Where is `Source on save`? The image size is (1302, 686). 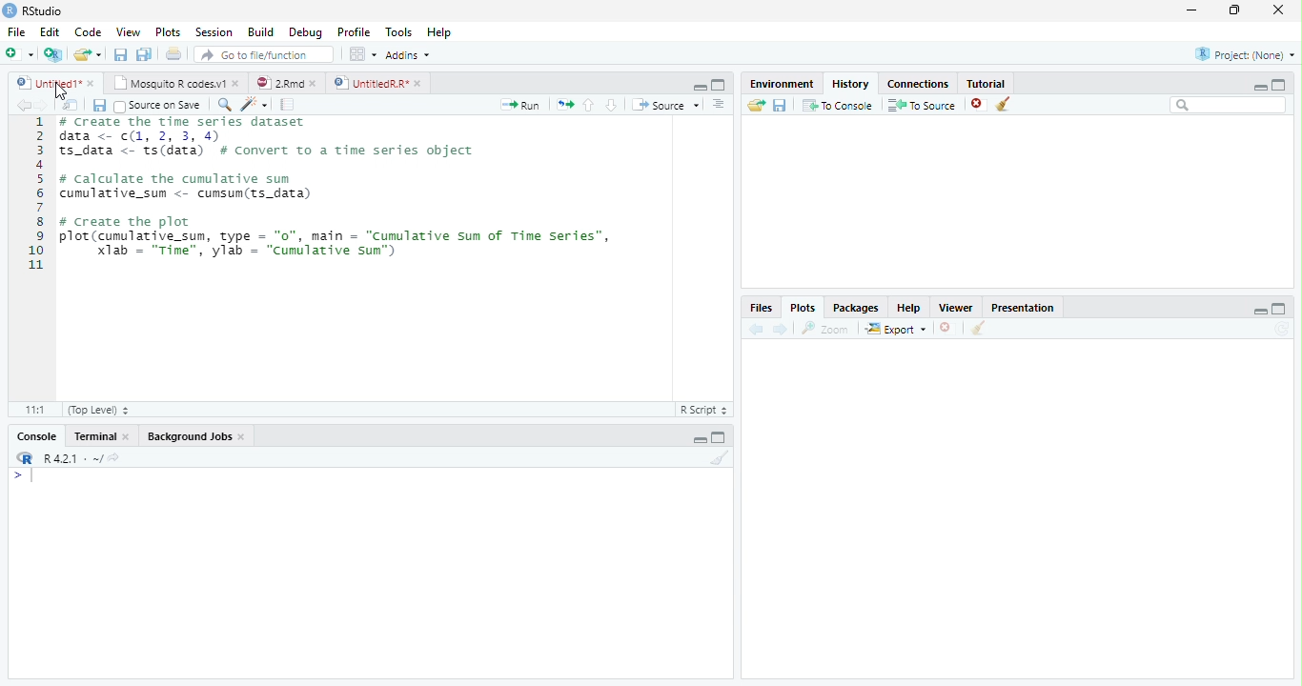
Source on save is located at coordinates (159, 107).